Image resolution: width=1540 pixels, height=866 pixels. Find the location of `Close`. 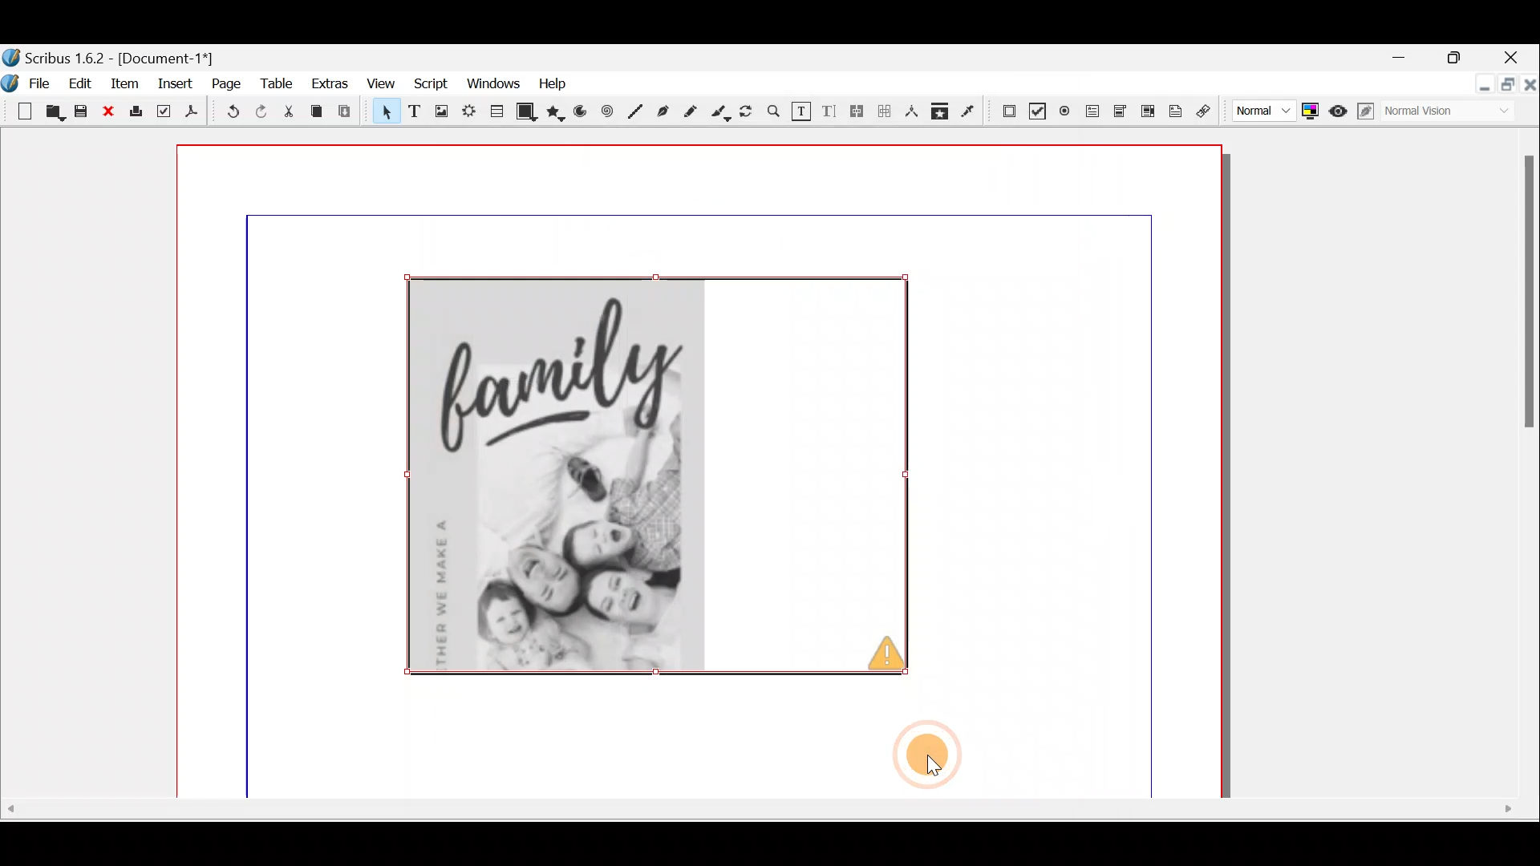

Close is located at coordinates (107, 114).